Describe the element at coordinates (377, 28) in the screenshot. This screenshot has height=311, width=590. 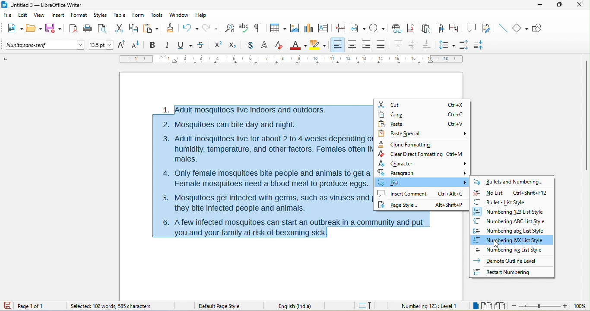
I see `special character` at that location.